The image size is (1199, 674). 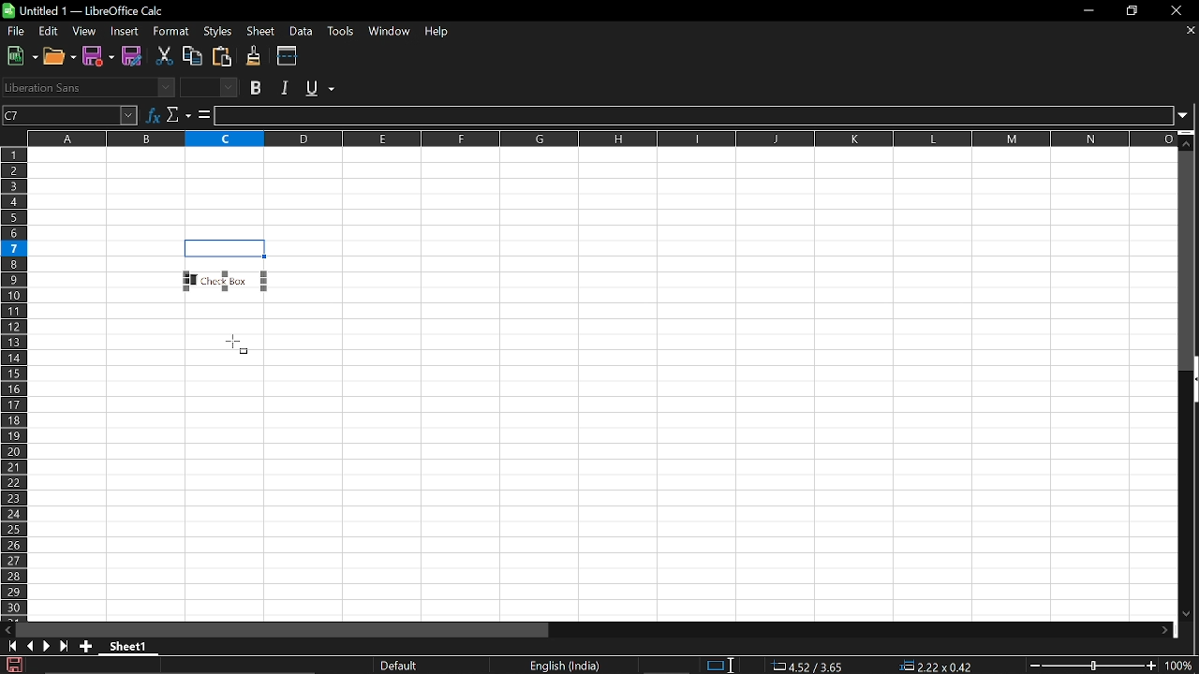 I want to click on Format, so click(x=168, y=32).